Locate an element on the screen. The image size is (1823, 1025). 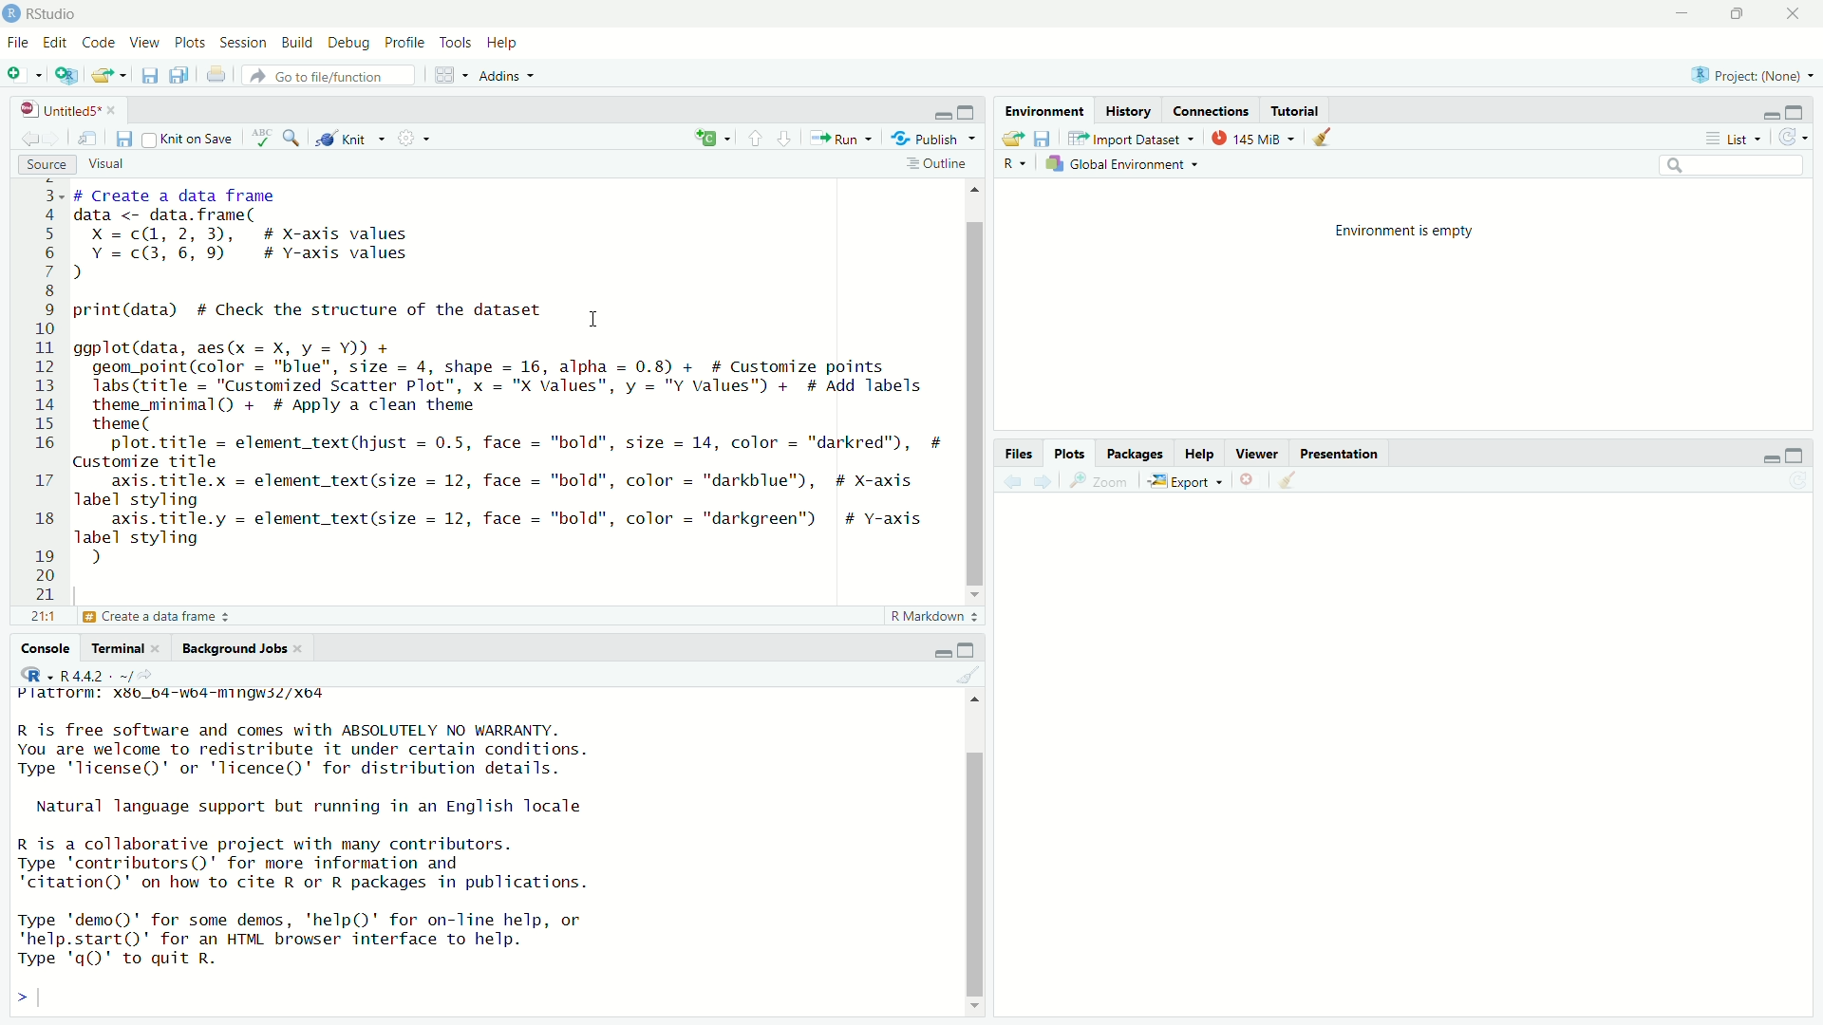
History is located at coordinates (1126, 112).